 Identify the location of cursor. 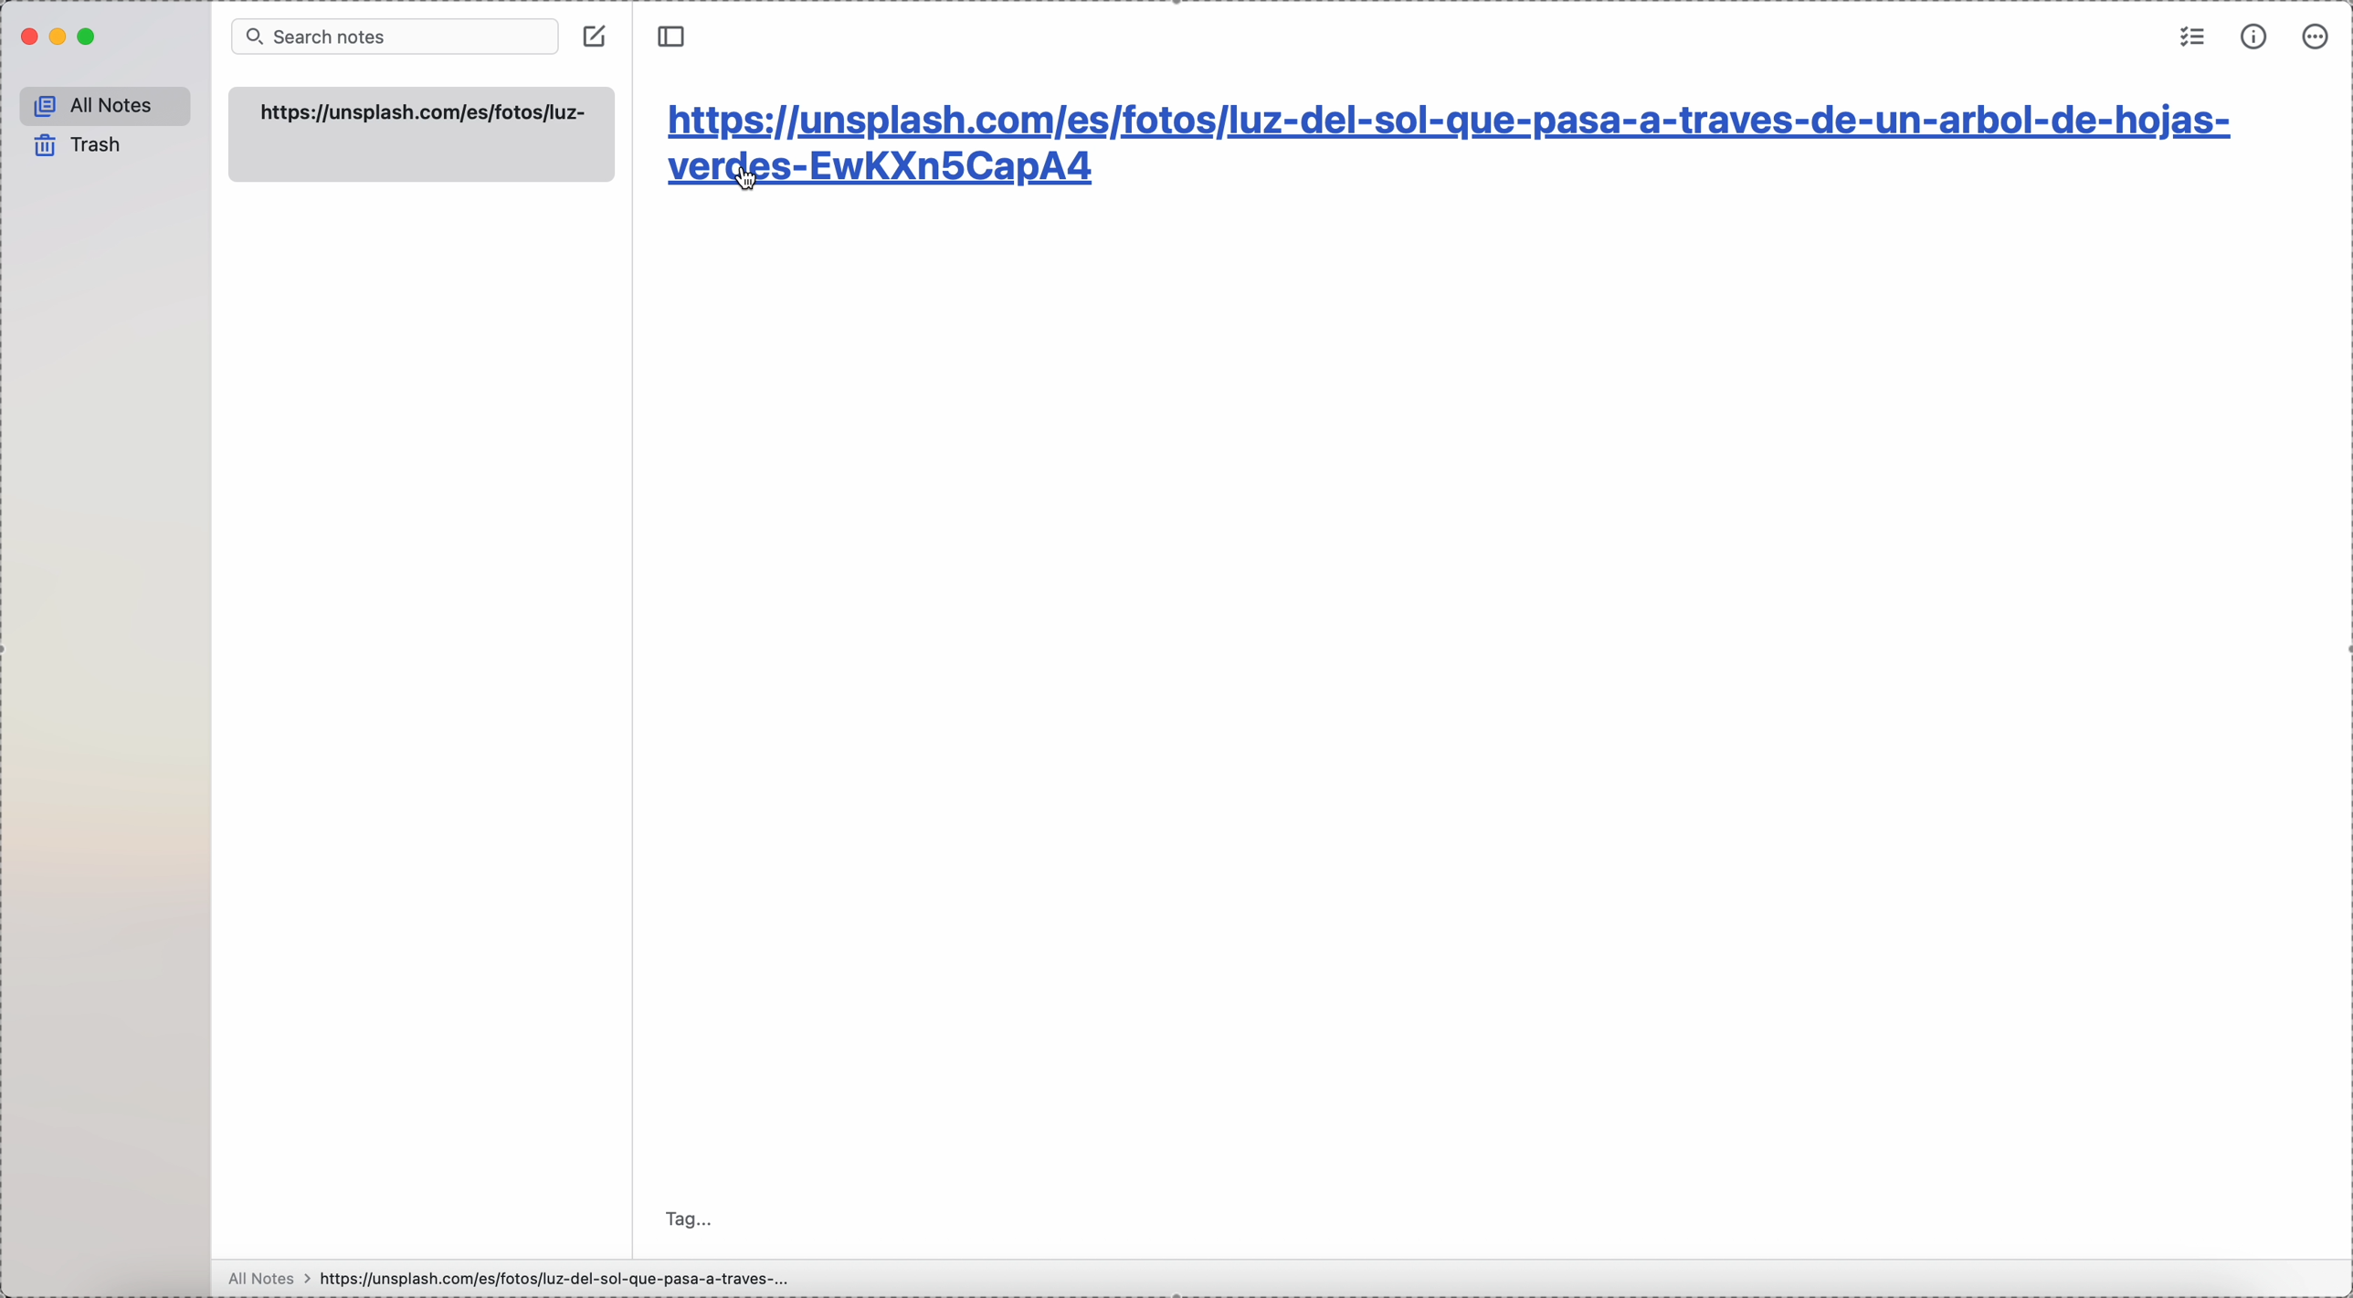
(750, 179).